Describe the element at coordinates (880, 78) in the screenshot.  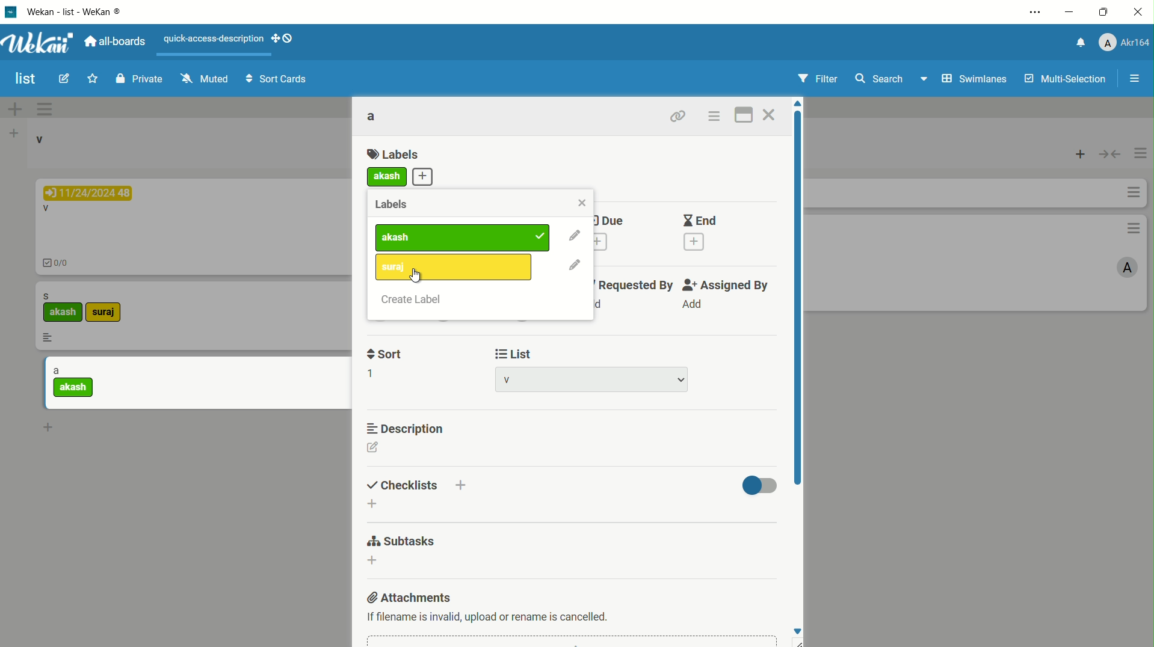
I see `search` at that location.